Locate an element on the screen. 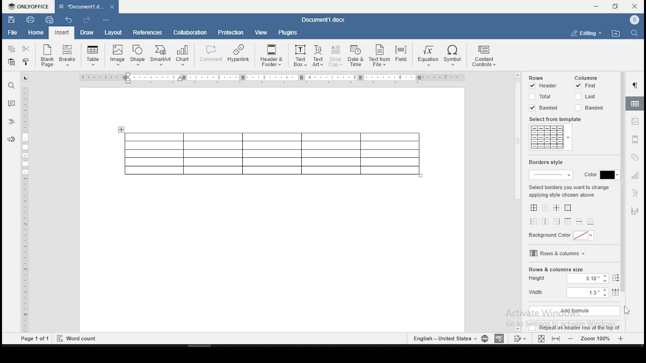 The height and width of the screenshot is (363, 646). columns is located at coordinates (586, 78).